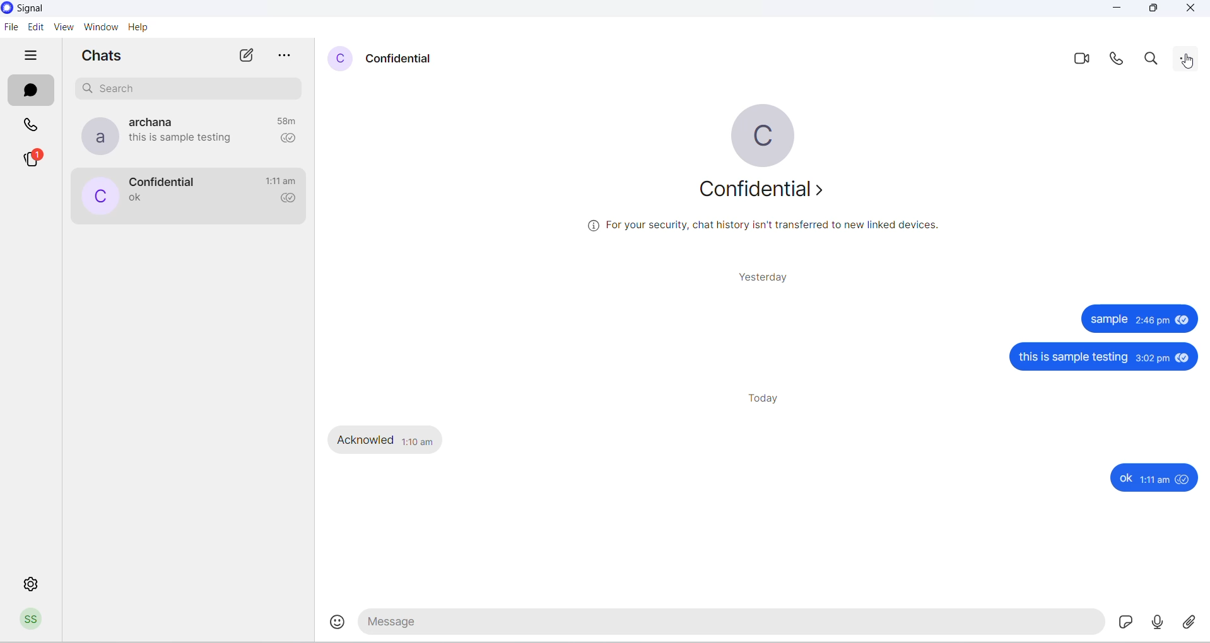  I want to click on 1:11 am, so click(1154, 479).